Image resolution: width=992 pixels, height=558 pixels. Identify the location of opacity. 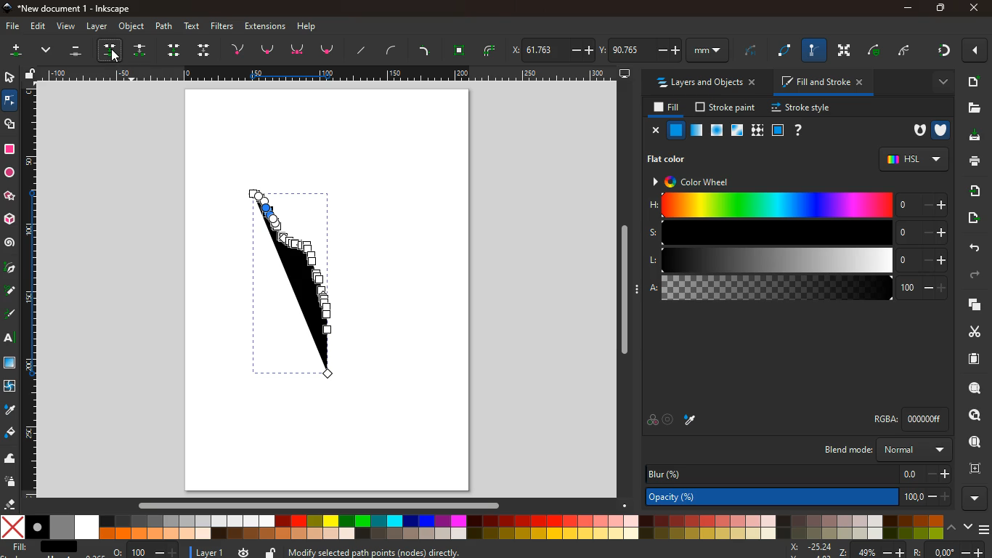
(697, 131).